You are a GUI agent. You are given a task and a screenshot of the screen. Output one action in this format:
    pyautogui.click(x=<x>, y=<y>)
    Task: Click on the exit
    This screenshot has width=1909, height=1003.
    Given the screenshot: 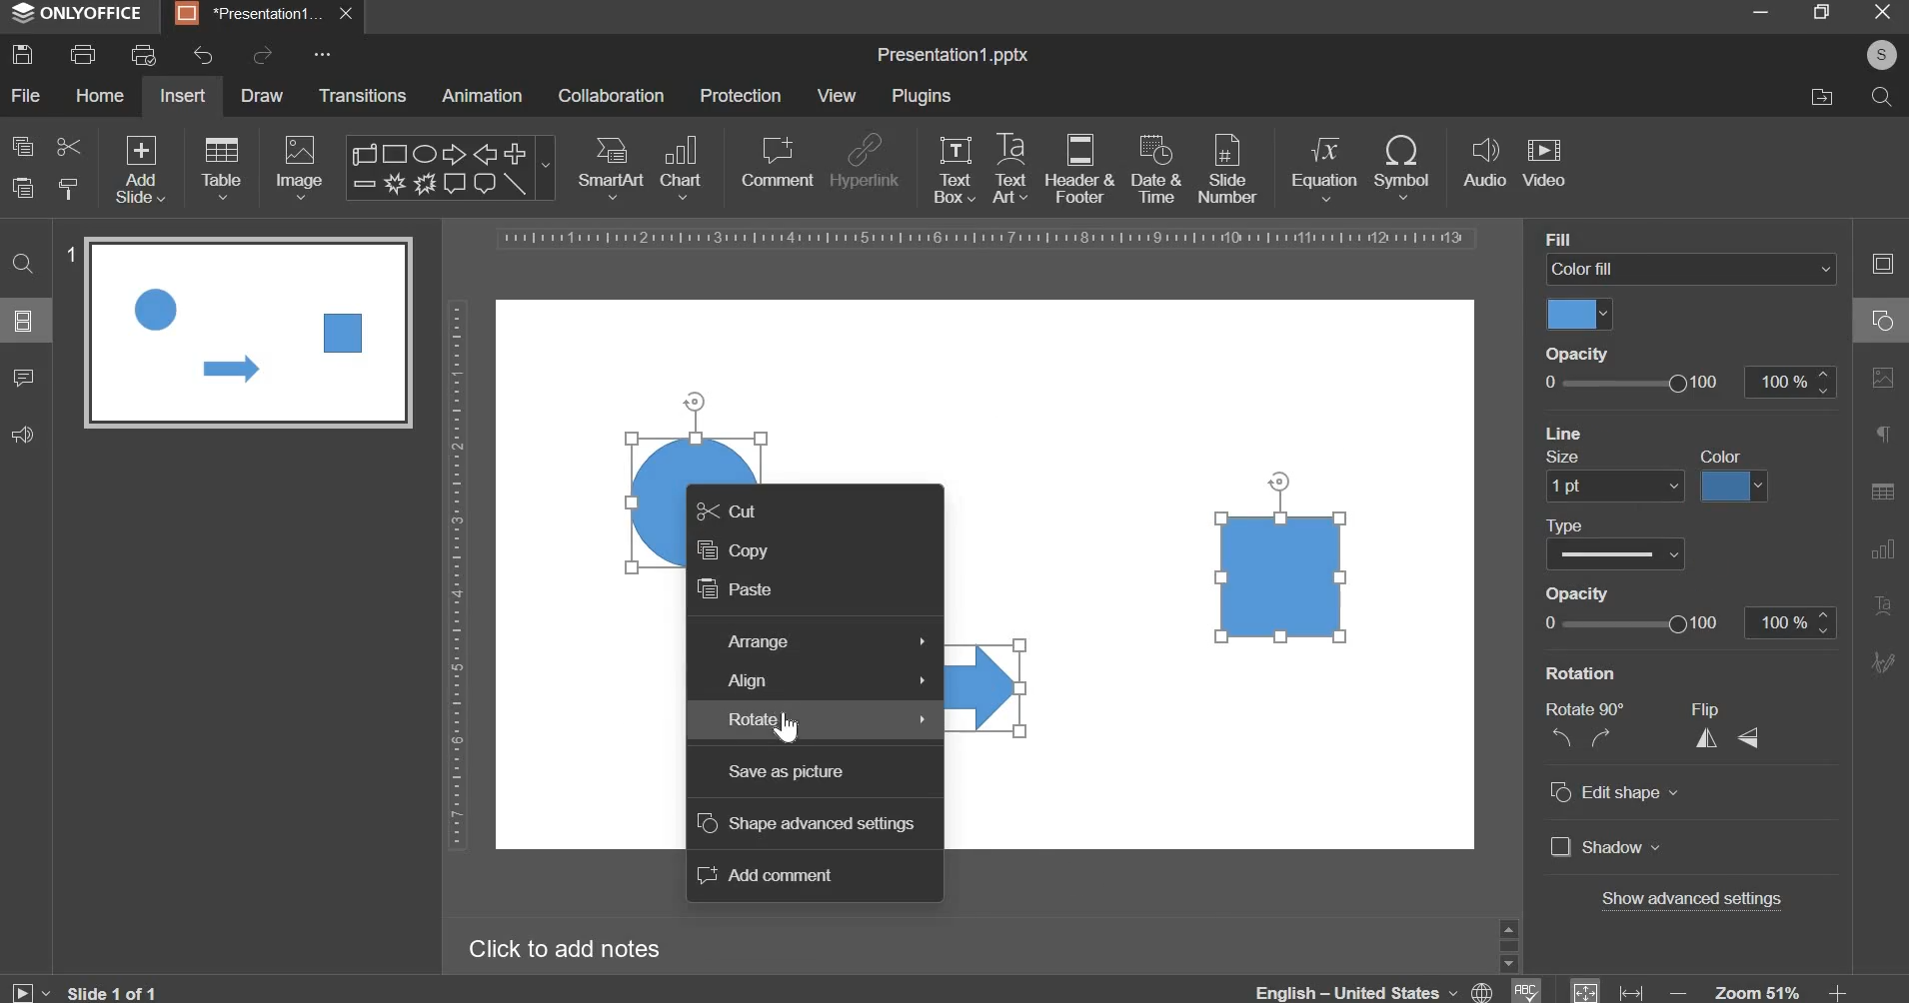 What is the action you would take?
    pyautogui.click(x=1883, y=10)
    